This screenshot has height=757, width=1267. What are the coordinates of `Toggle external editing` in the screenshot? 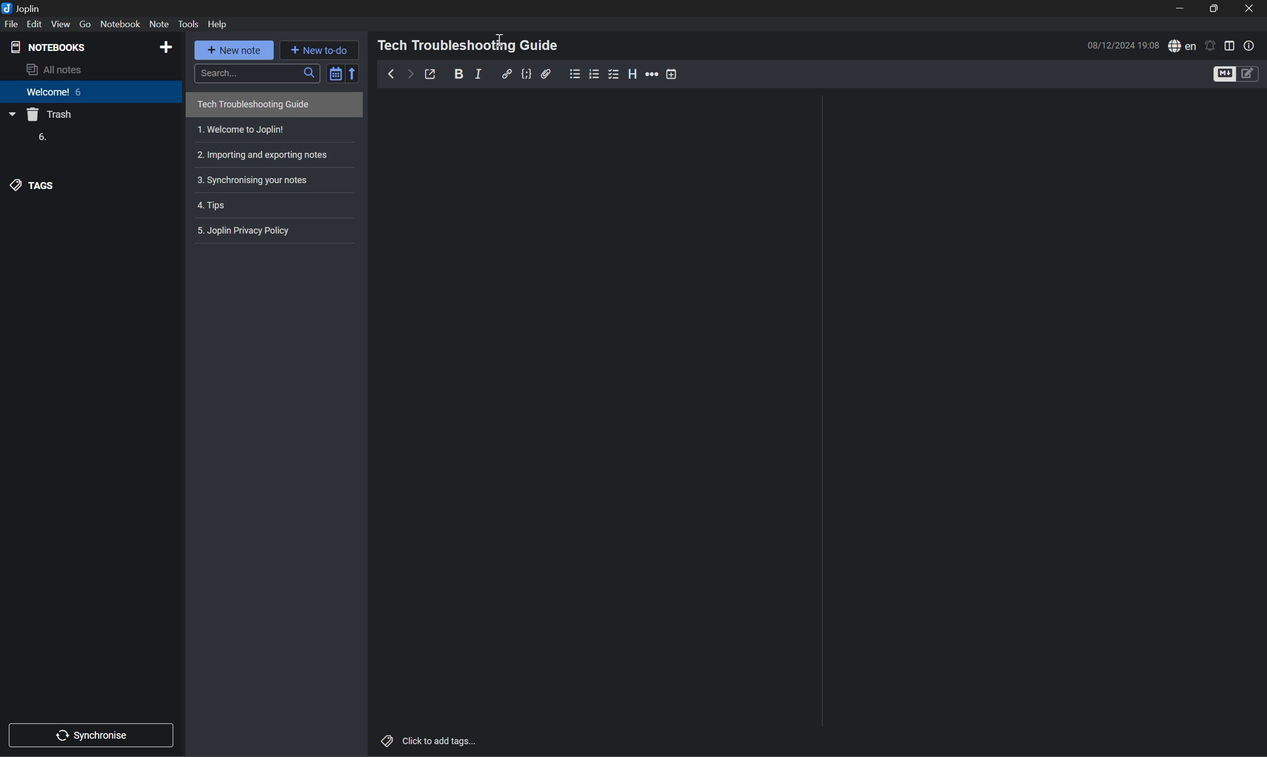 It's located at (433, 74).